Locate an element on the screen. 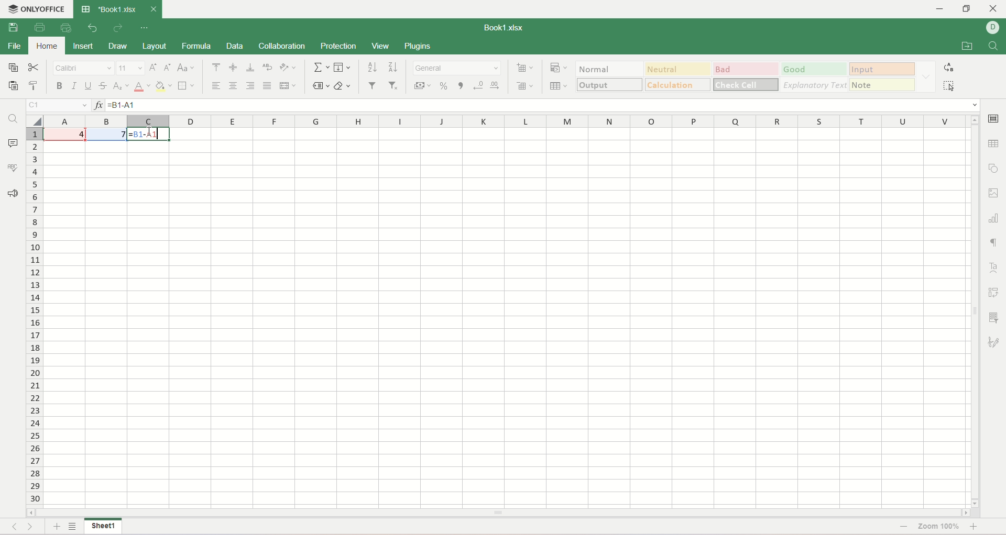 The width and height of the screenshot is (1006, 535). named ranges is located at coordinates (320, 87).